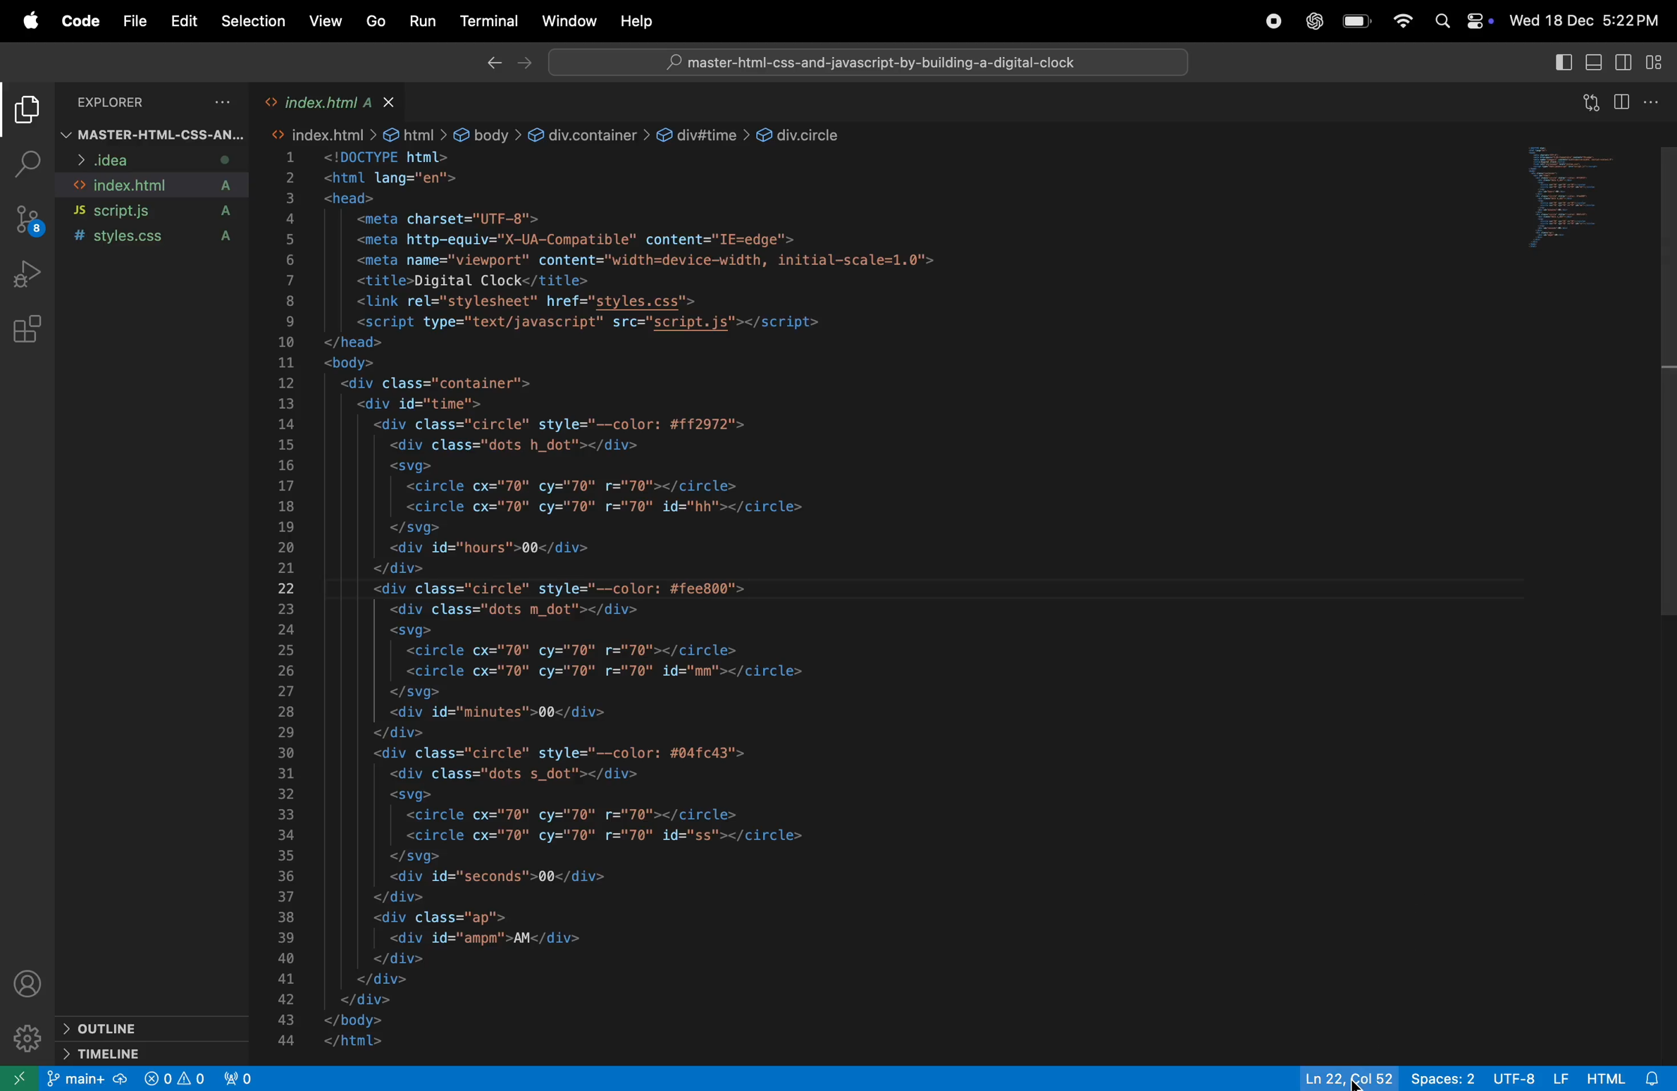 The height and width of the screenshot is (1091, 1677). I want to click on settings, so click(27, 1038).